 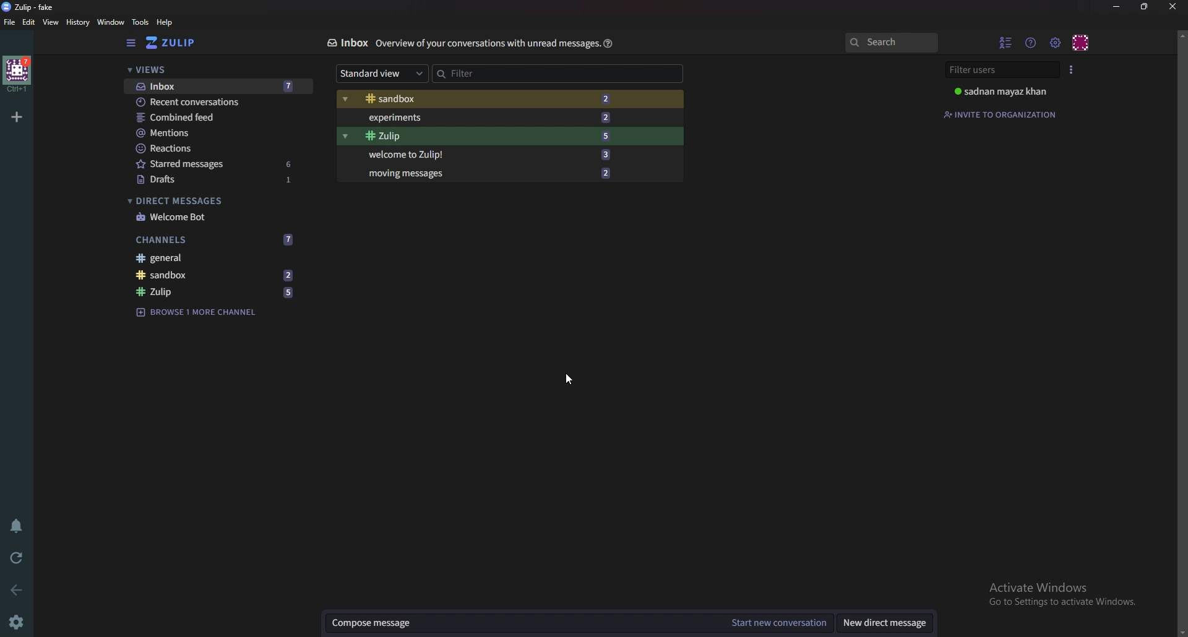 What do you see at coordinates (219, 87) in the screenshot?
I see `inbox` at bounding box center [219, 87].